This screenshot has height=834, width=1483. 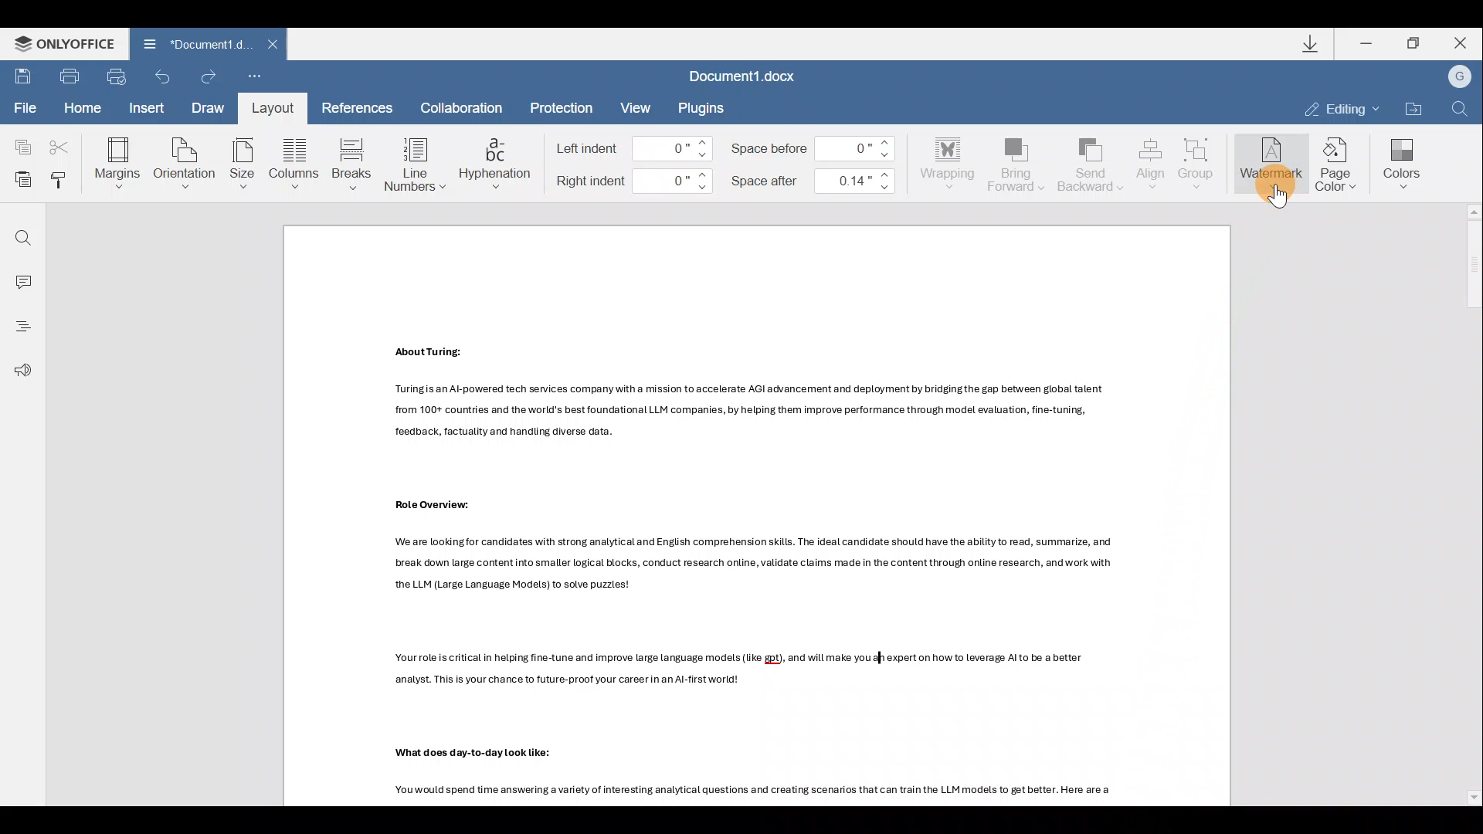 I want to click on Minimize, so click(x=1367, y=43).